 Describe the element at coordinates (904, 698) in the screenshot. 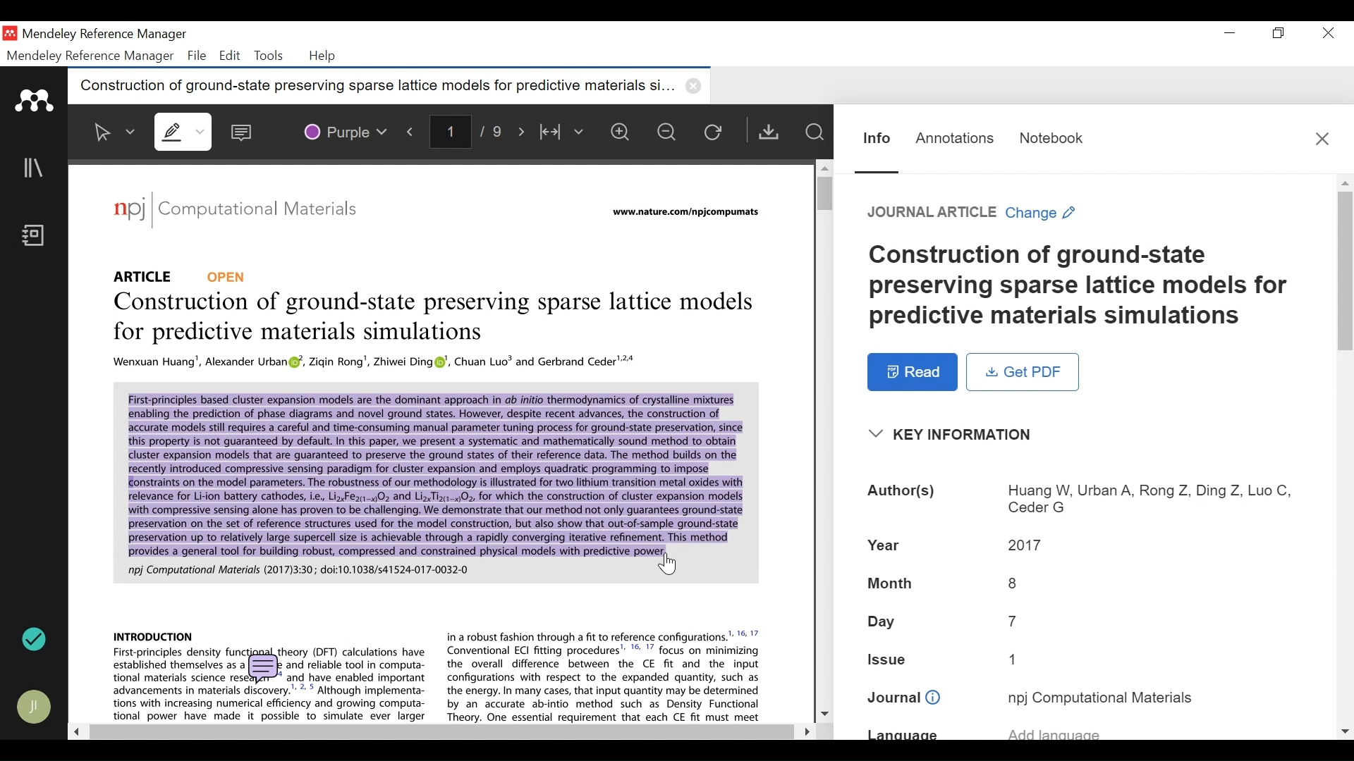

I see `Journal` at that location.